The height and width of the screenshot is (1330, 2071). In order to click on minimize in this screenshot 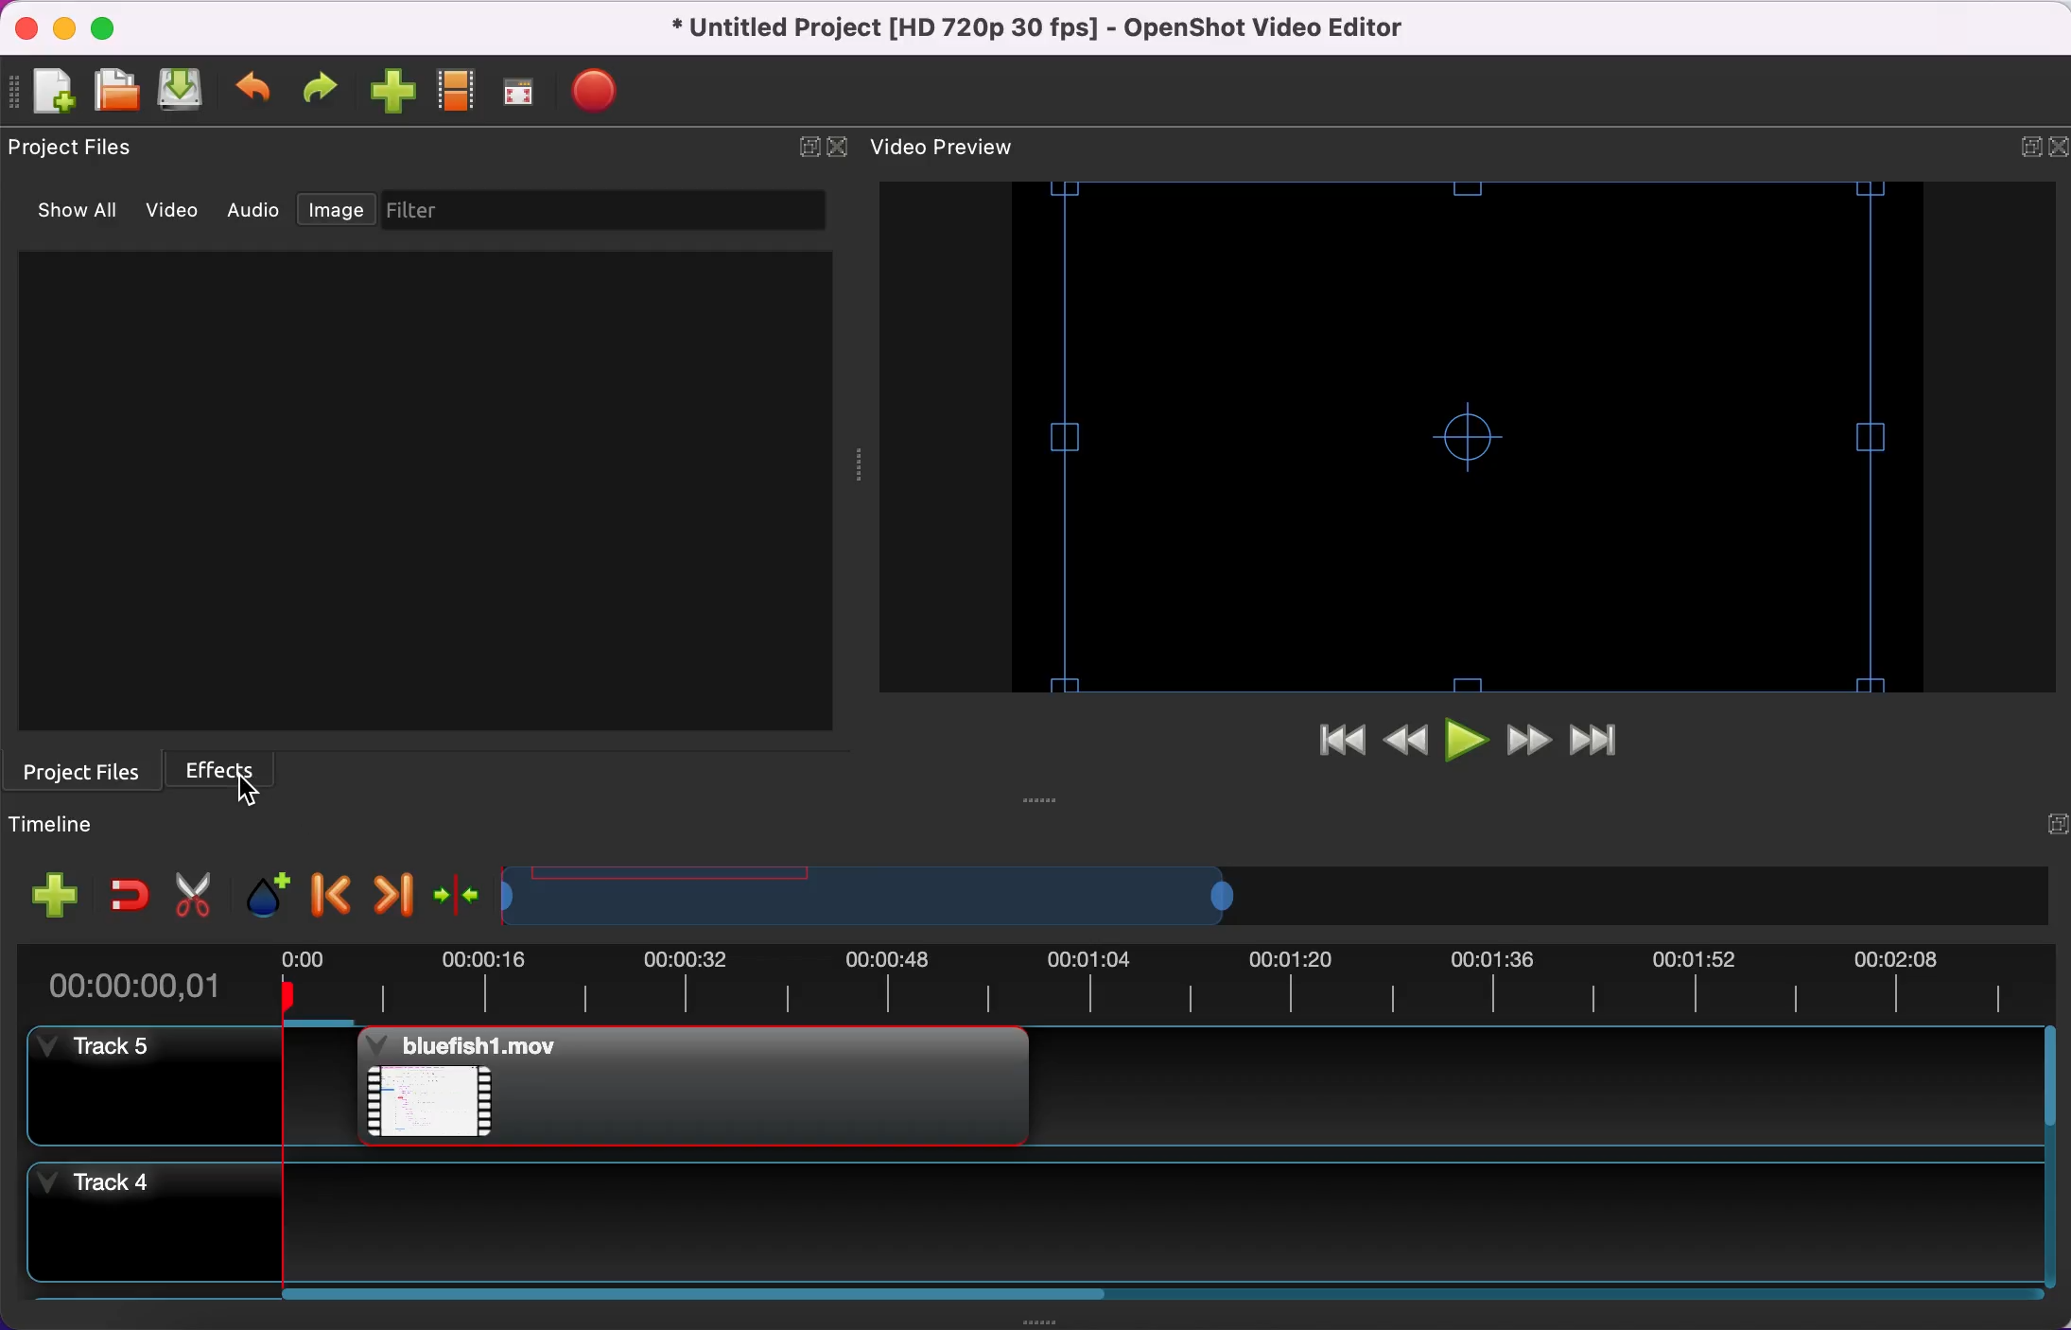, I will do `click(61, 27)`.